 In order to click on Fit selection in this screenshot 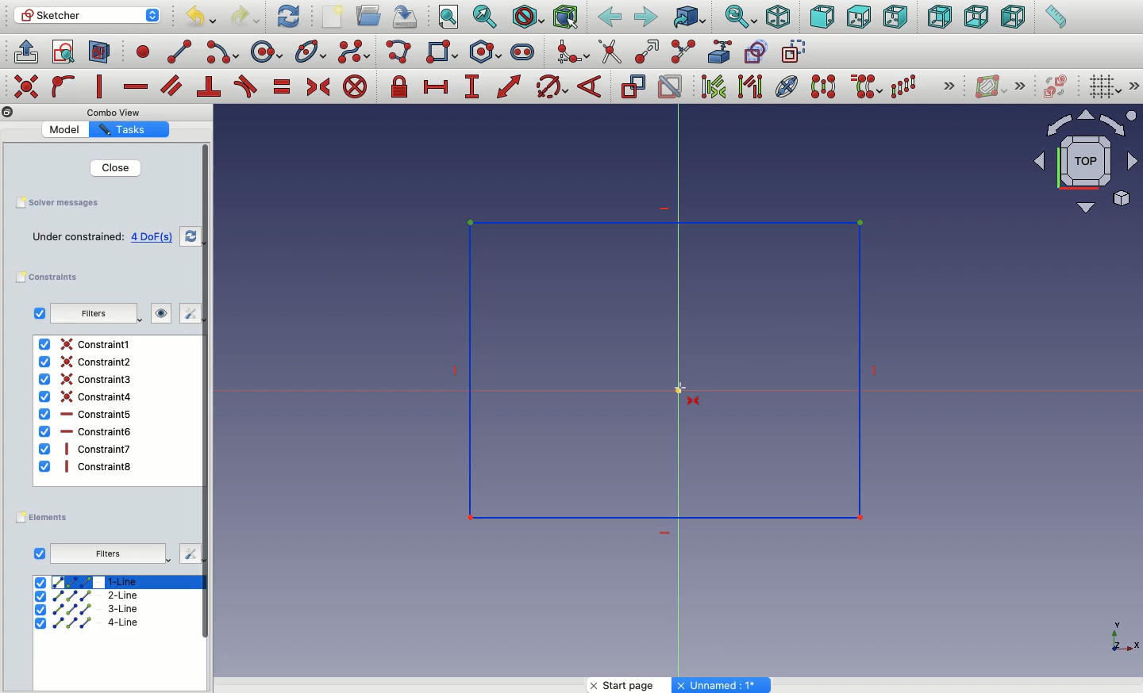, I will do `click(485, 17)`.